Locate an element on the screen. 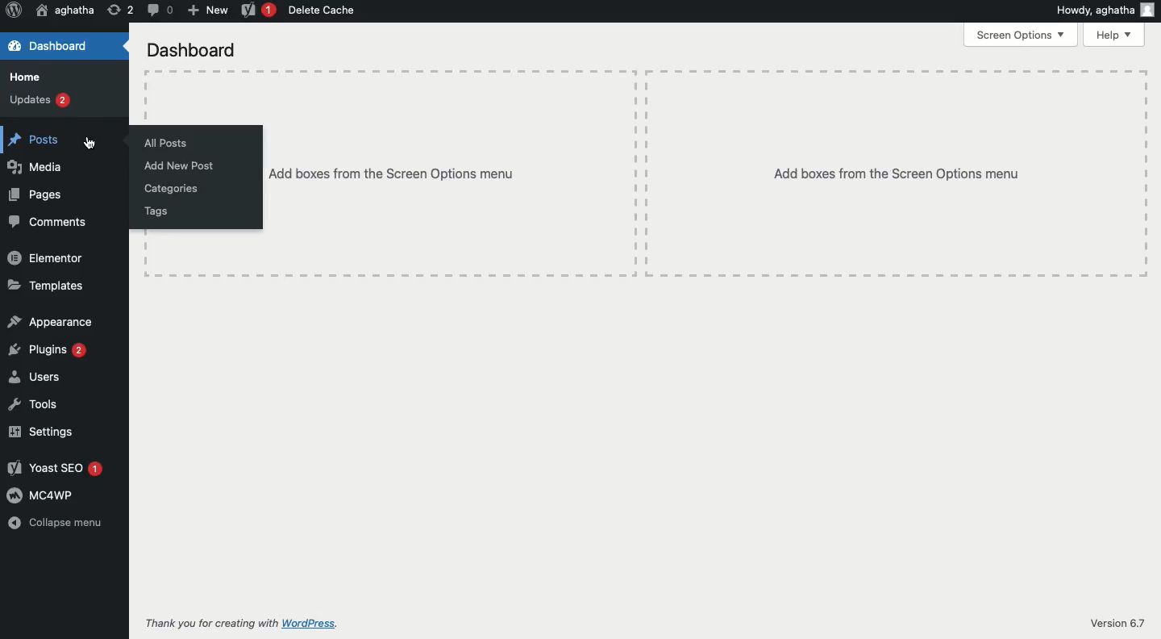 Image resolution: width=1161 pixels, height=639 pixels. MC4WP is located at coordinates (42, 495).